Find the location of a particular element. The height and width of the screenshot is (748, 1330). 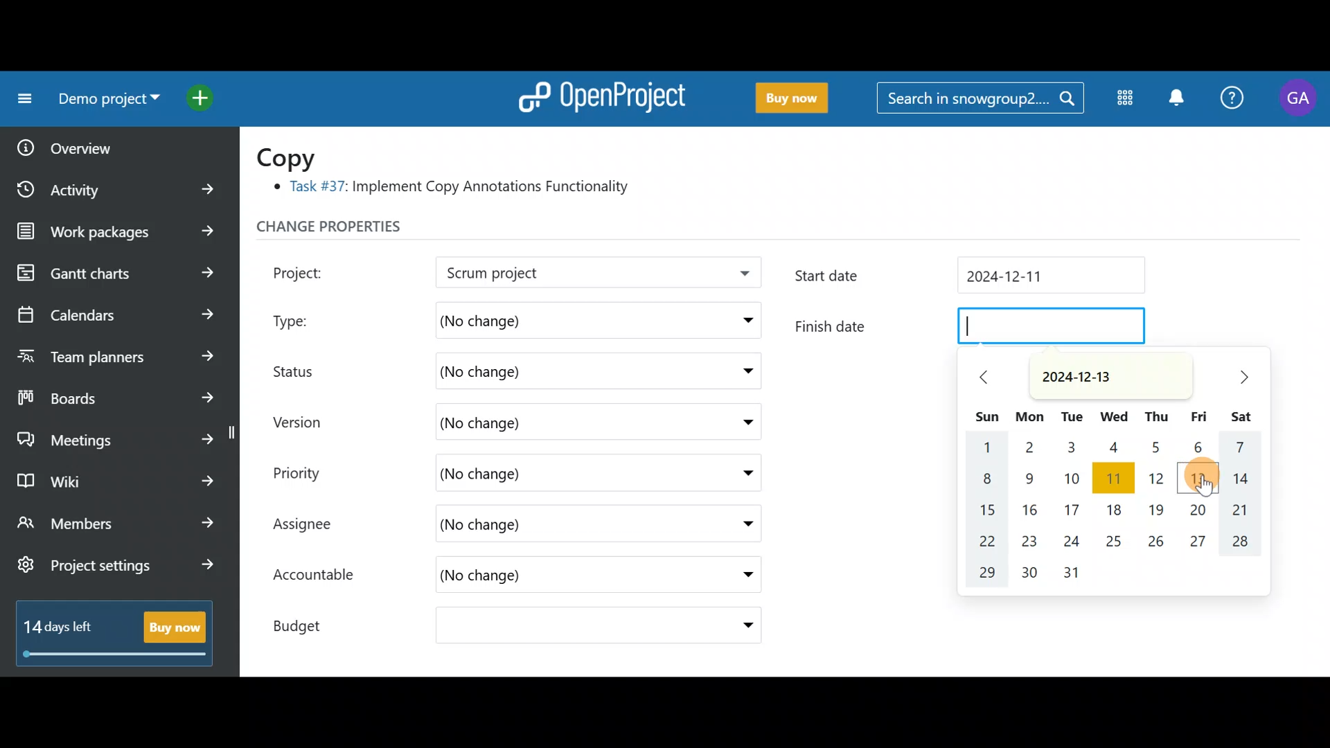

Notification centre is located at coordinates (1176, 99).